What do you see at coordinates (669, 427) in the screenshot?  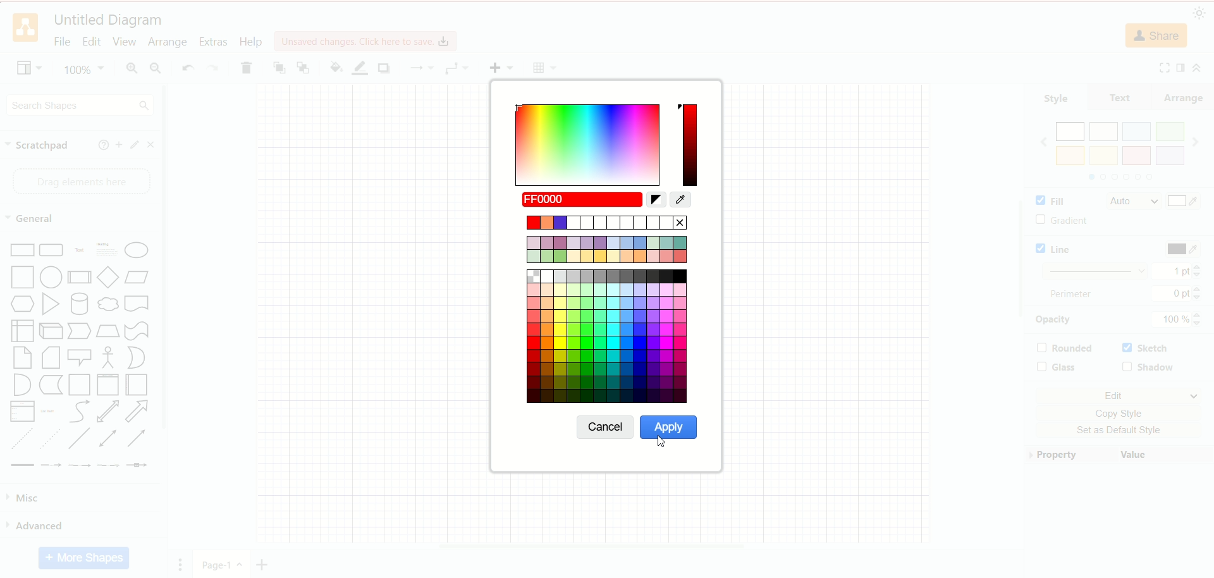 I see `apply` at bounding box center [669, 427].